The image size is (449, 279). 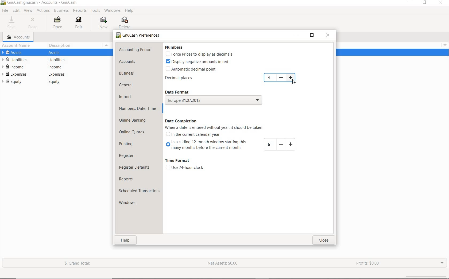 What do you see at coordinates (312, 35) in the screenshot?
I see `ESTORE DOWN` at bounding box center [312, 35].